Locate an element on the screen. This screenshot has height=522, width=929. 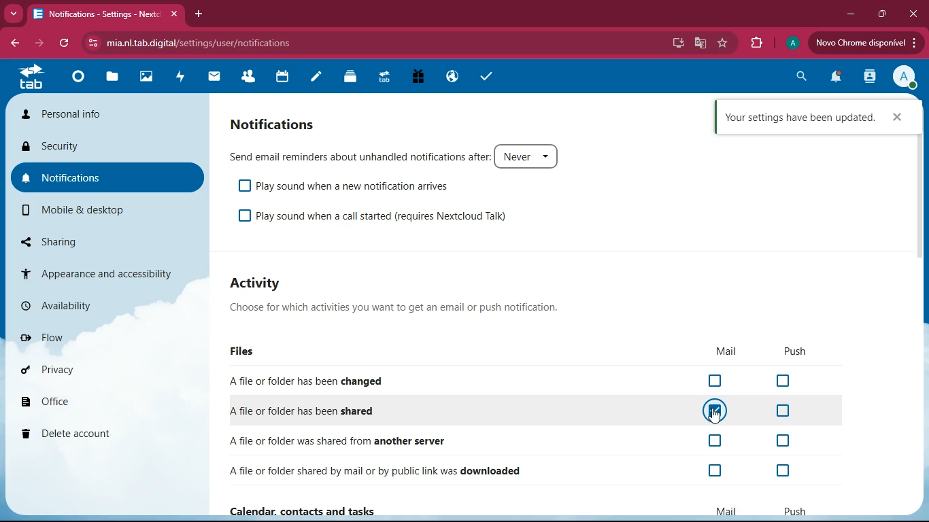
off is located at coordinates (785, 381).